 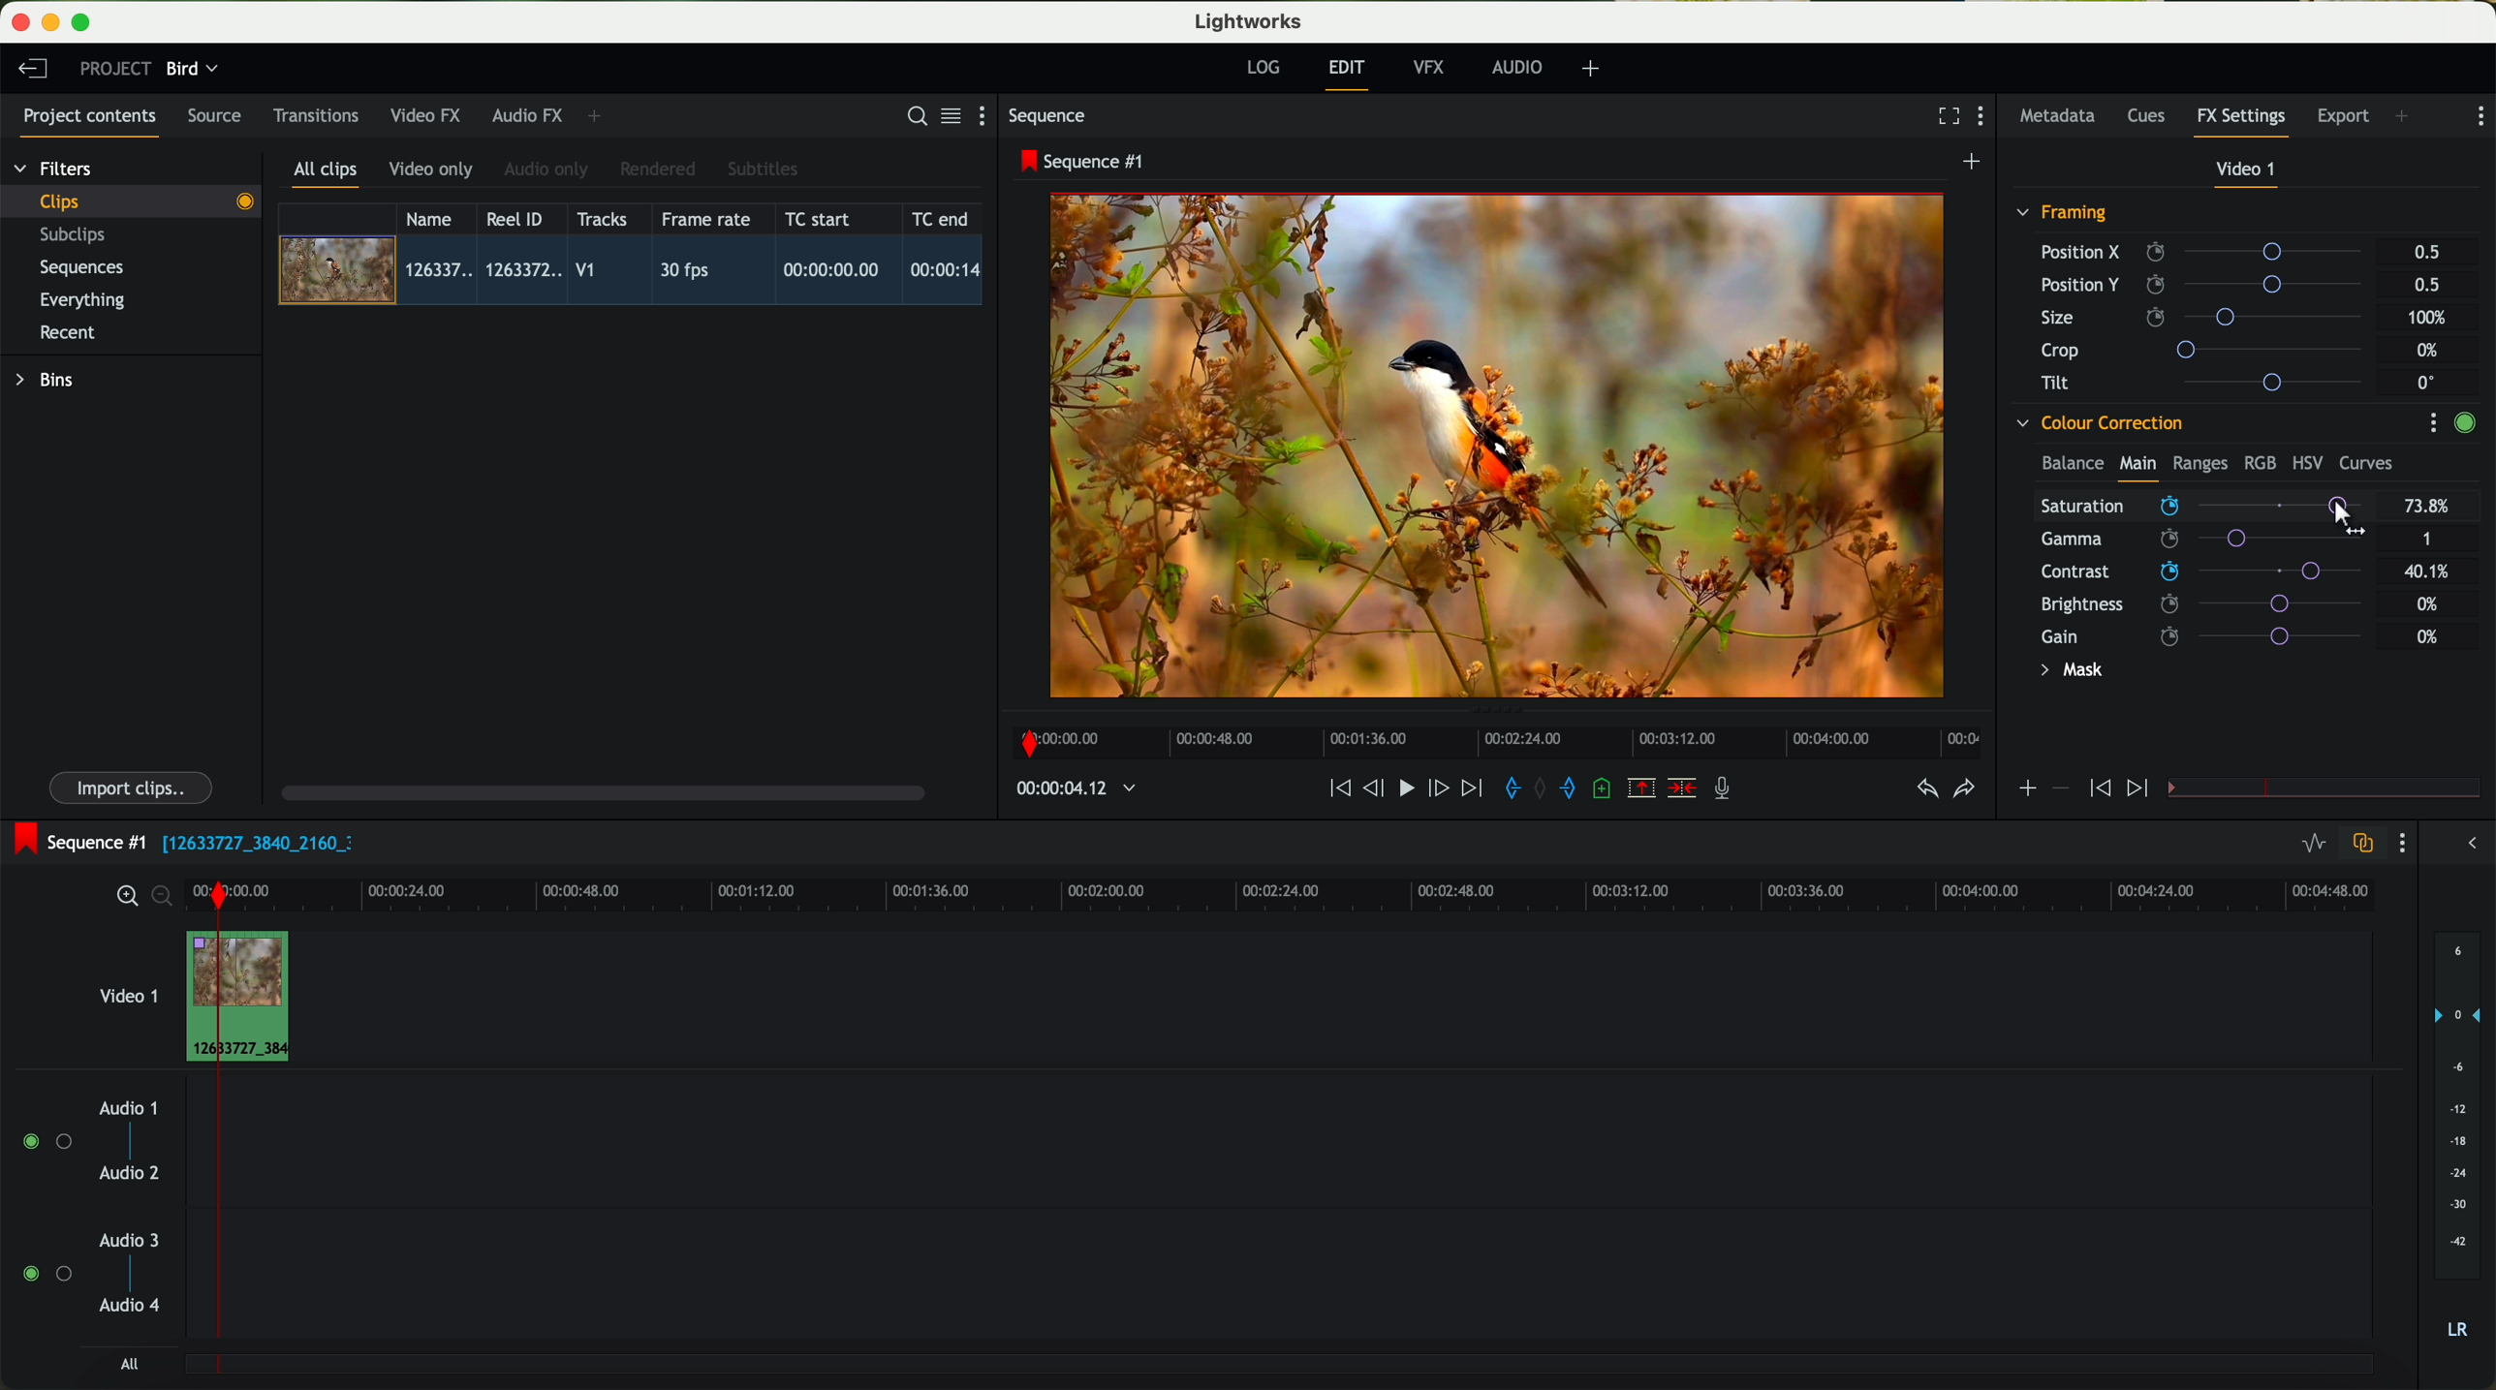 What do you see at coordinates (1433, 68) in the screenshot?
I see `VFX` at bounding box center [1433, 68].